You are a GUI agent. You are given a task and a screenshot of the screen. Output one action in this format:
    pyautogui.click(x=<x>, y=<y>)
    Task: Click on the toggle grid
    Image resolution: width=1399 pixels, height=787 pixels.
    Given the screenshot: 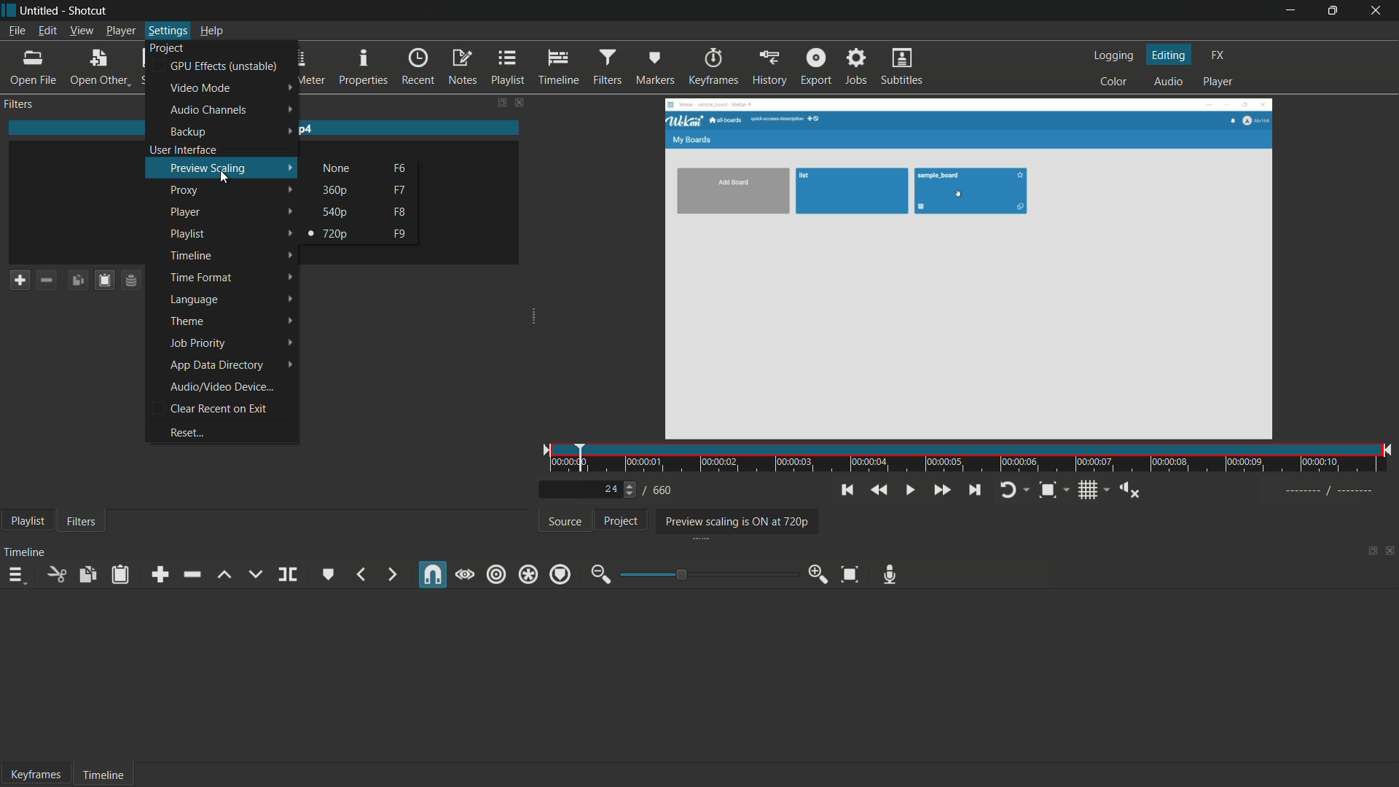 What is the action you would take?
    pyautogui.click(x=1088, y=491)
    